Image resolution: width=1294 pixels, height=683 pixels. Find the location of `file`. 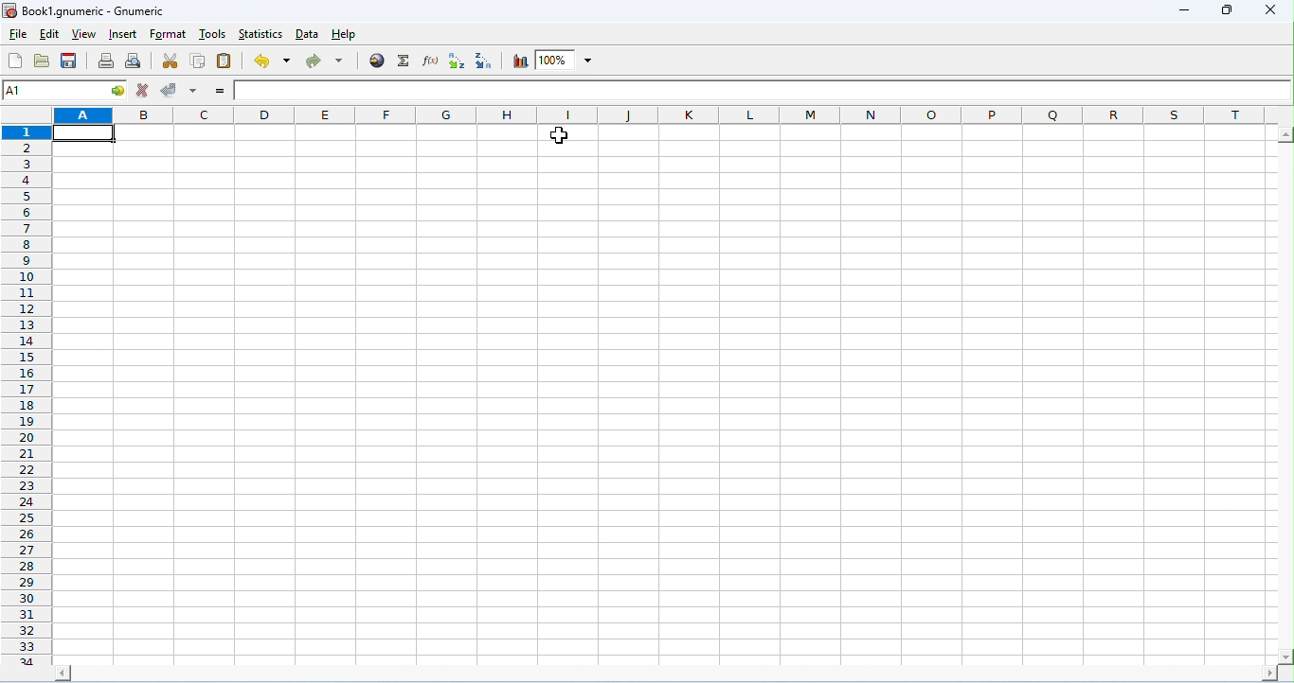

file is located at coordinates (19, 37).